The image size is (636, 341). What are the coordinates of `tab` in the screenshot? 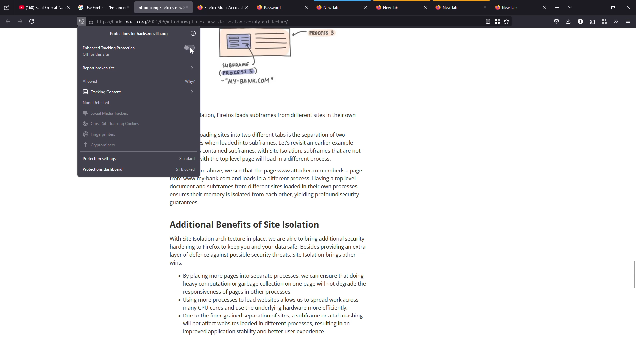 It's located at (449, 7).